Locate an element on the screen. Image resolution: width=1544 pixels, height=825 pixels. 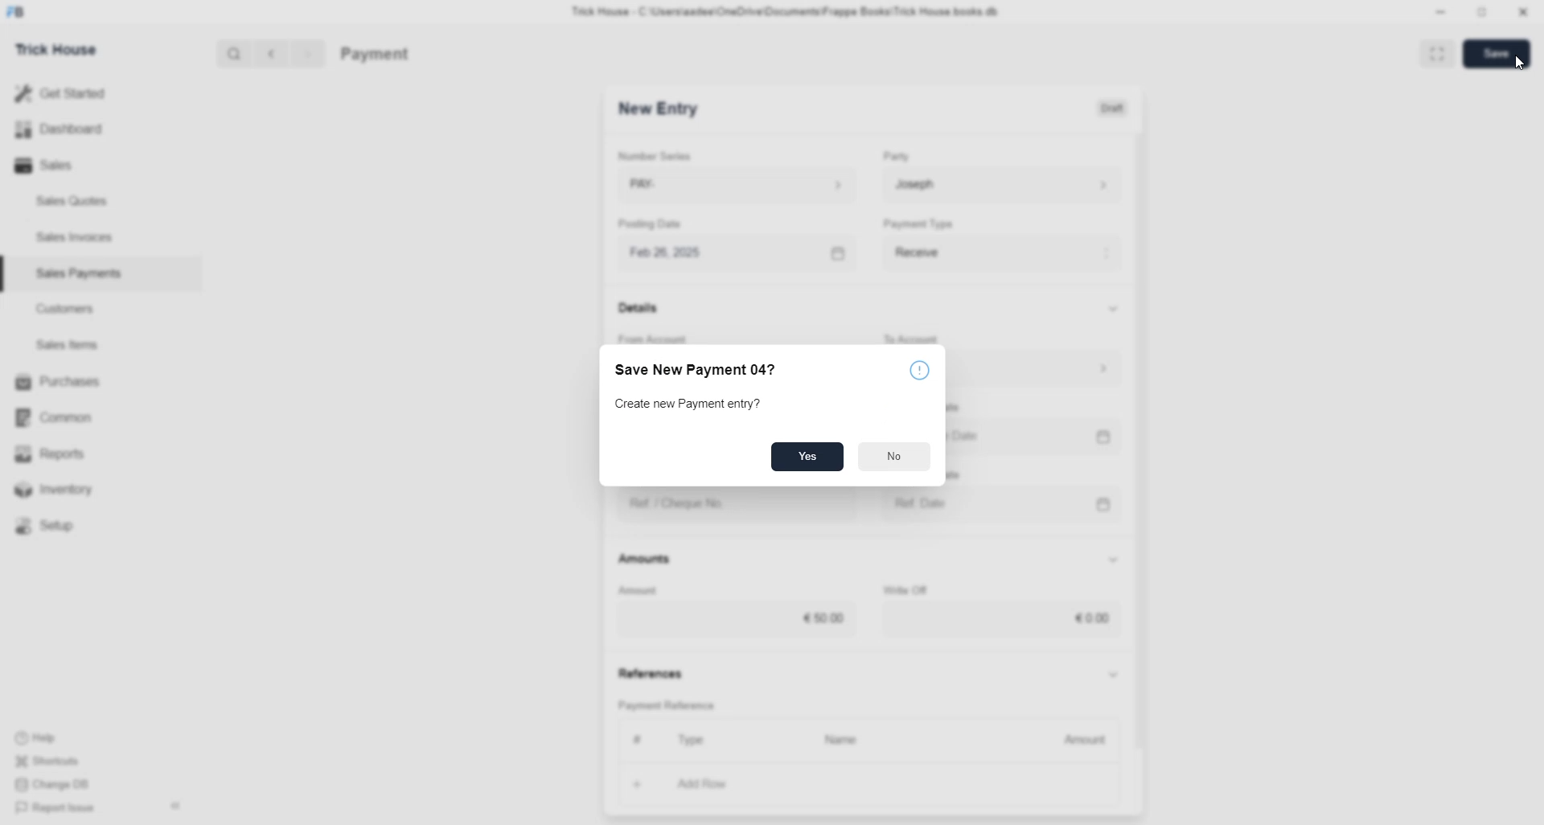
Trick House - C:\Users\aadee\OneDrive\Documents\Frappe Books\Trick House books db is located at coordinates (786, 12).